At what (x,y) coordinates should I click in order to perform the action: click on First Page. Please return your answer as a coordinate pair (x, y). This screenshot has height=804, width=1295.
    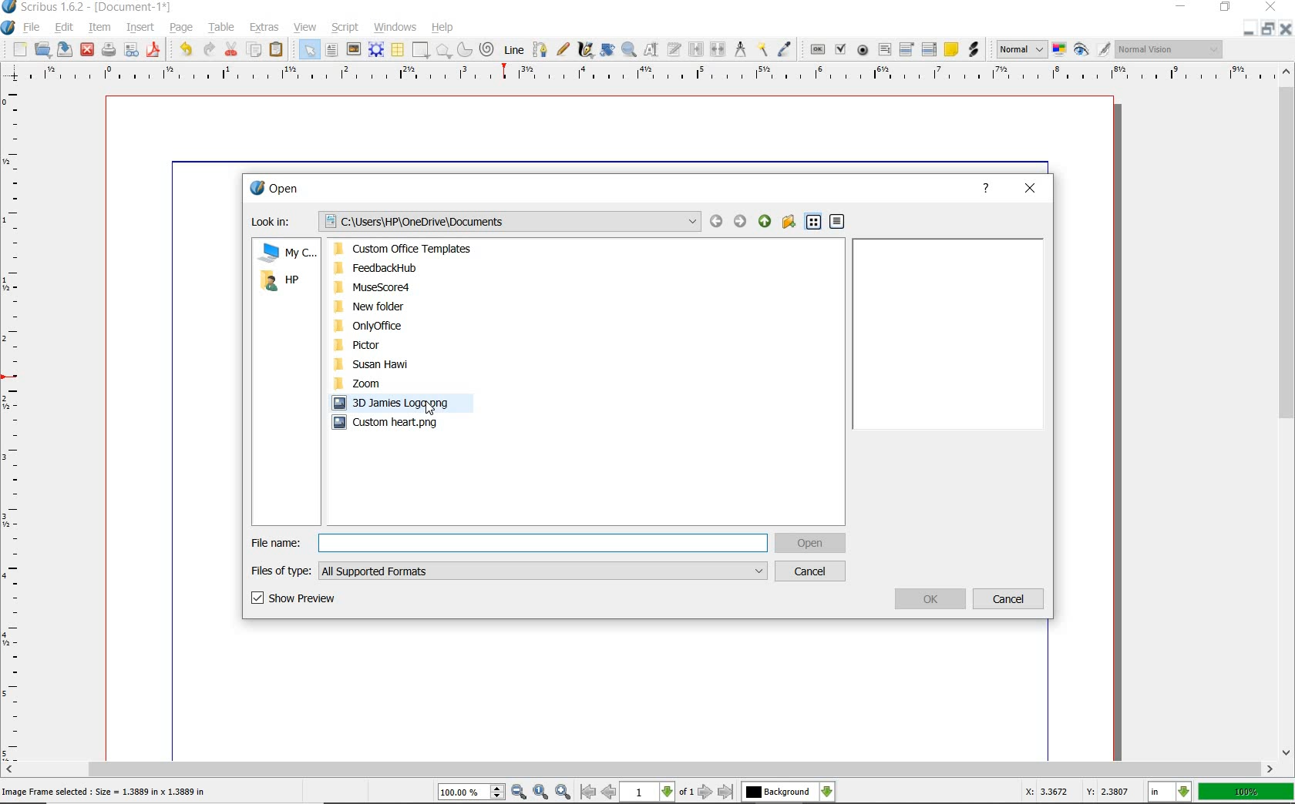
    Looking at the image, I should click on (587, 793).